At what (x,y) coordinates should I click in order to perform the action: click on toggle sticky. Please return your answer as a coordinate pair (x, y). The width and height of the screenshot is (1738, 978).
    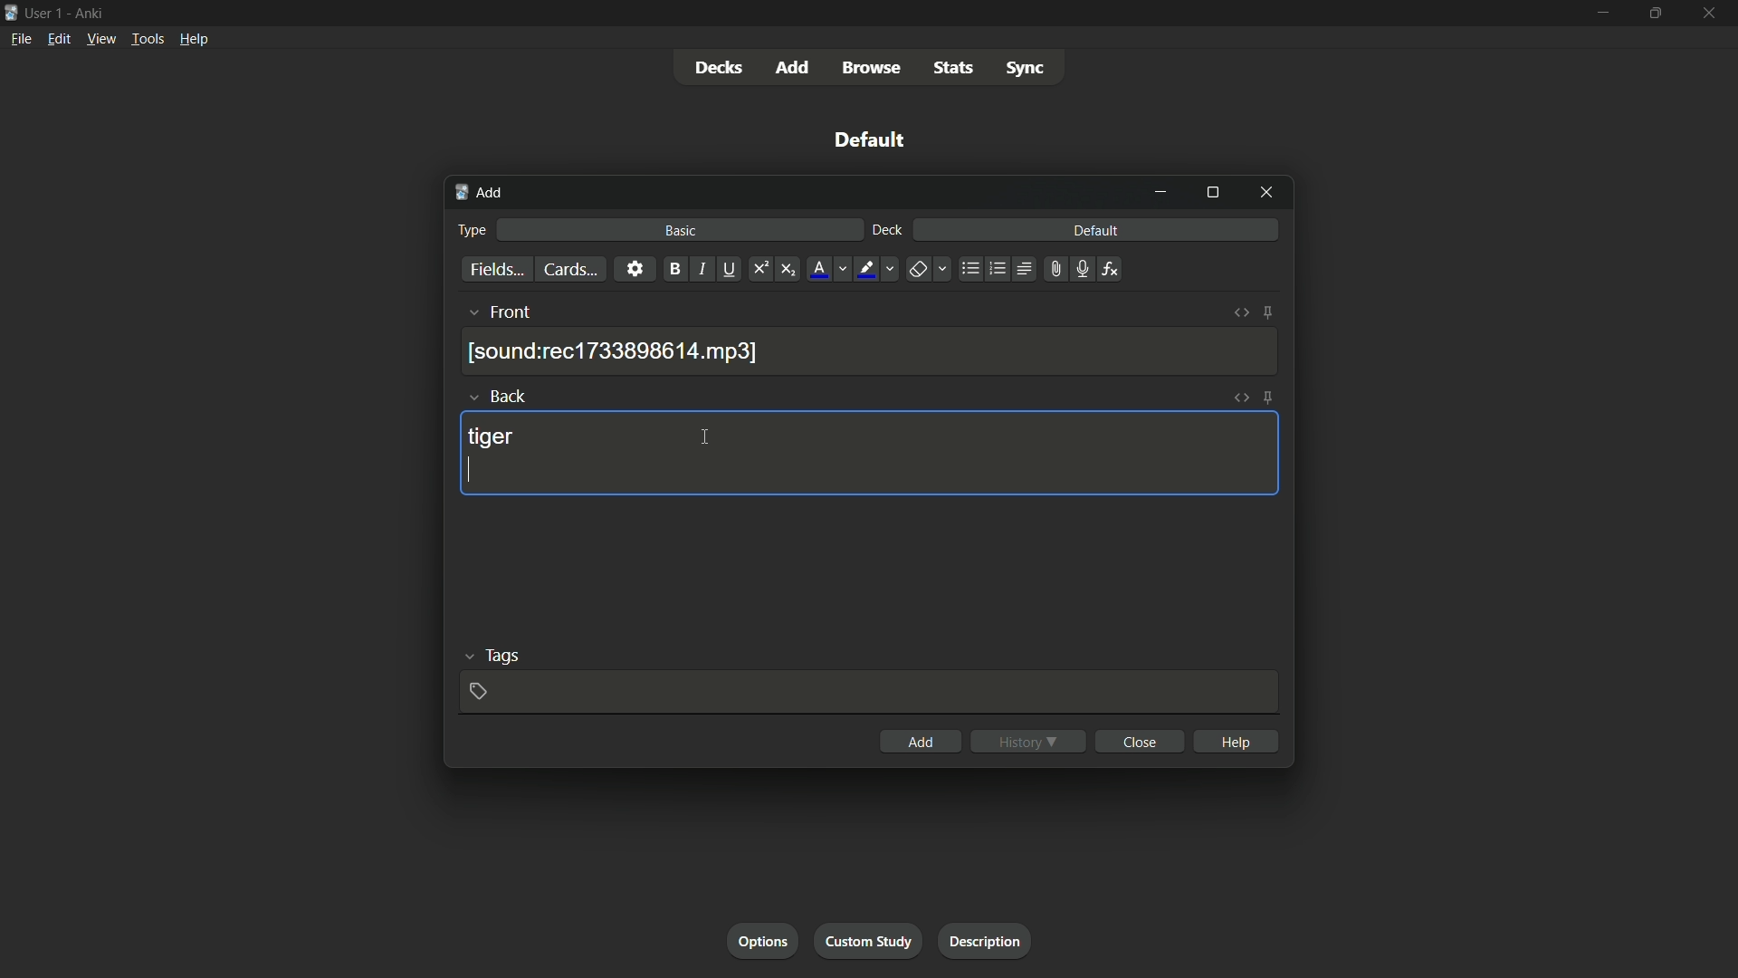
    Looking at the image, I should click on (1267, 313).